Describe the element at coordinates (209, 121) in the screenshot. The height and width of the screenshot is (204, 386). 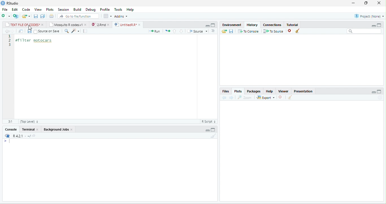
I see `R script` at that location.